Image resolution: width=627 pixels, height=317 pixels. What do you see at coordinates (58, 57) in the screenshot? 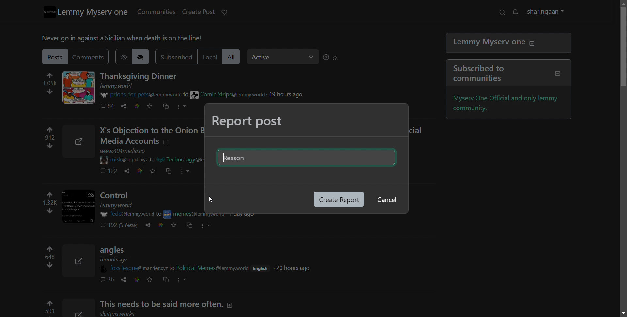
I see `posts` at bounding box center [58, 57].